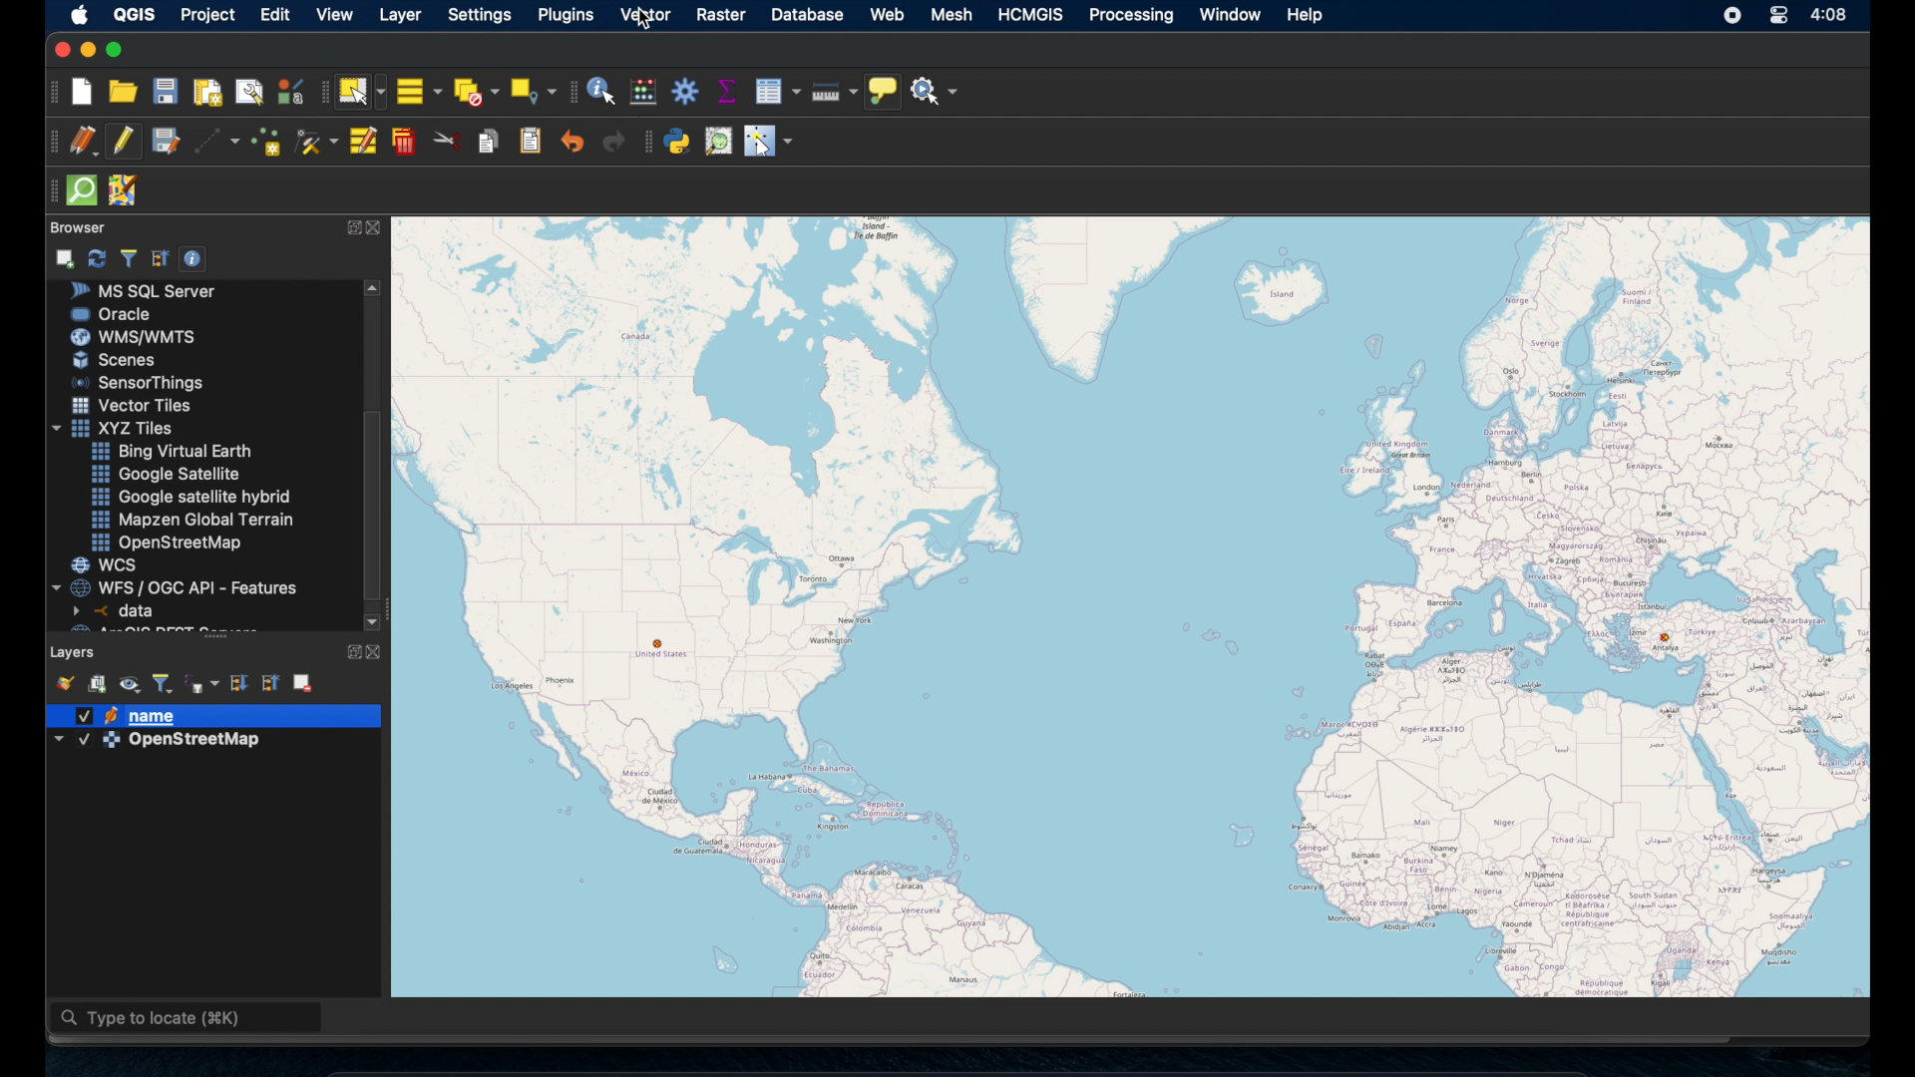  What do you see at coordinates (202, 683) in the screenshot?
I see `filter legend by expression` at bounding box center [202, 683].